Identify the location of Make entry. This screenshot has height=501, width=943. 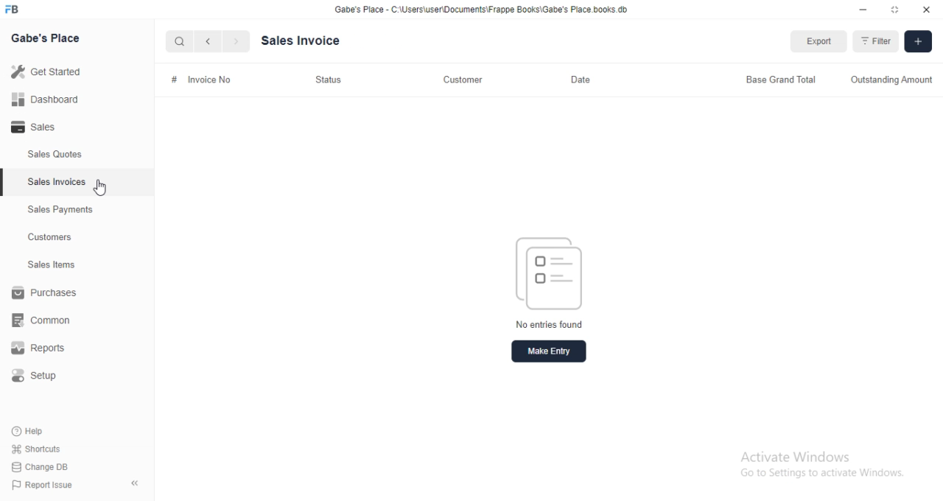
(549, 351).